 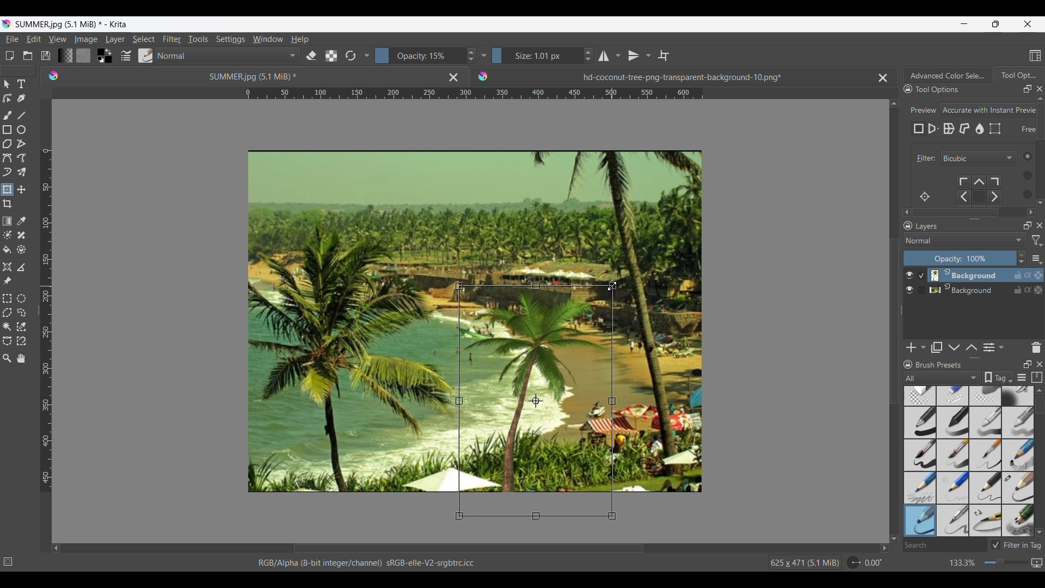 What do you see at coordinates (908, 364) in the screenshot?
I see `Lock Brush Presets panel` at bounding box center [908, 364].